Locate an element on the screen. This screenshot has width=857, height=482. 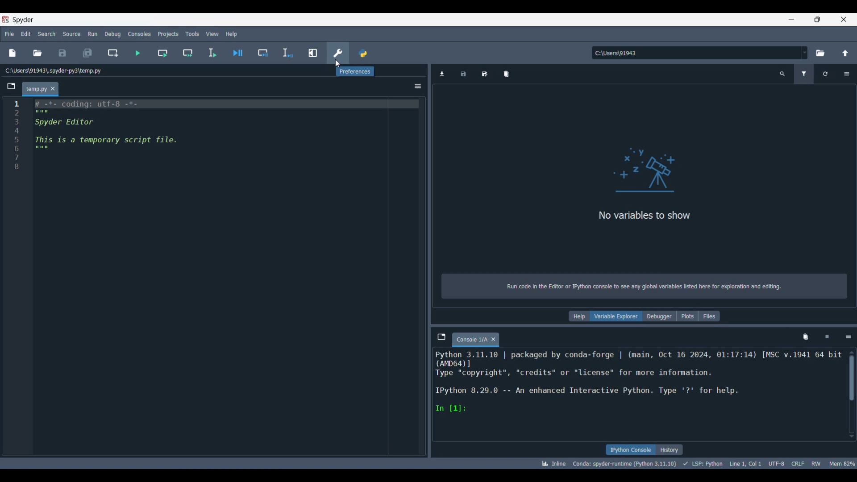
Preferences is located at coordinates (338, 53).